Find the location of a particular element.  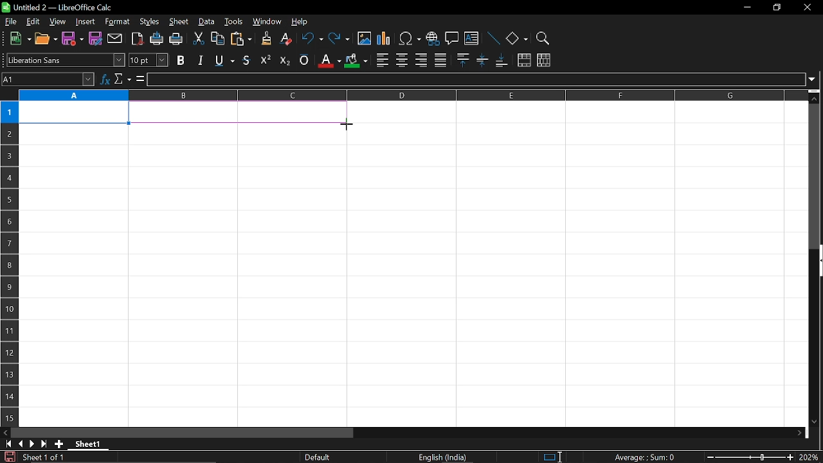

center vertically is located at coordinates (482, 61).